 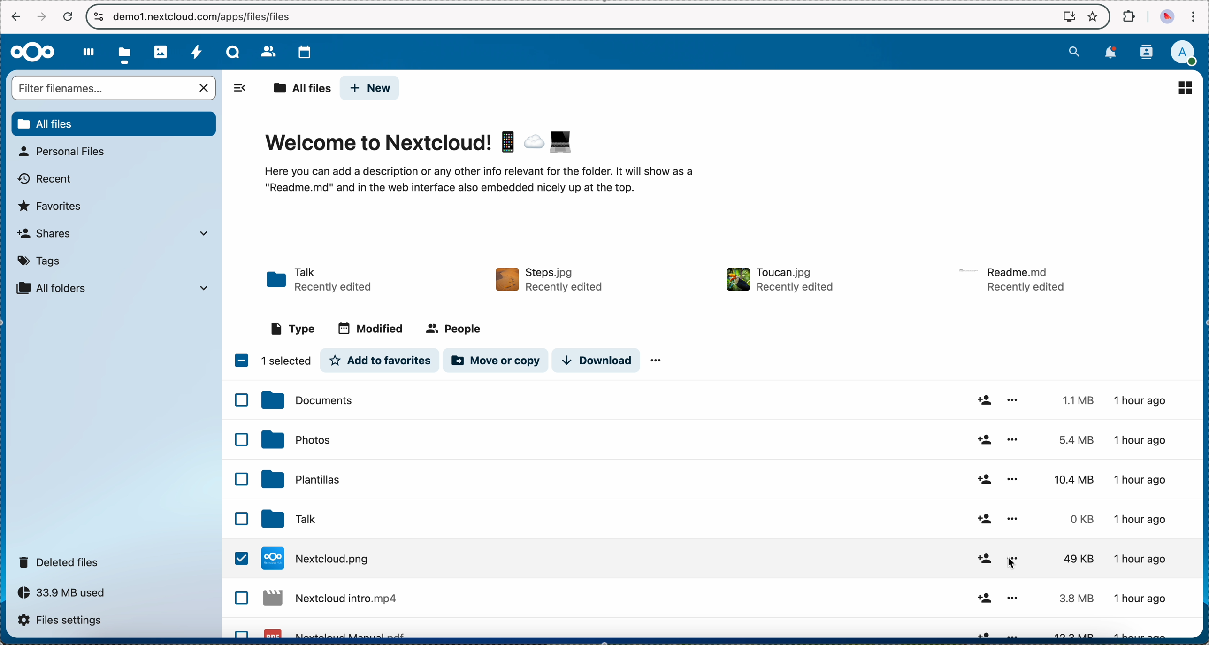 I want to click on Talk, so click(x=719, y=559).